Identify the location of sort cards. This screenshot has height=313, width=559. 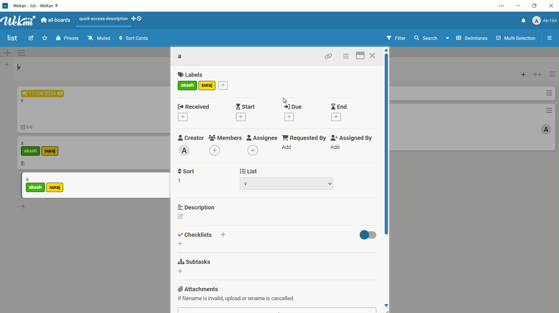
(135, 39).